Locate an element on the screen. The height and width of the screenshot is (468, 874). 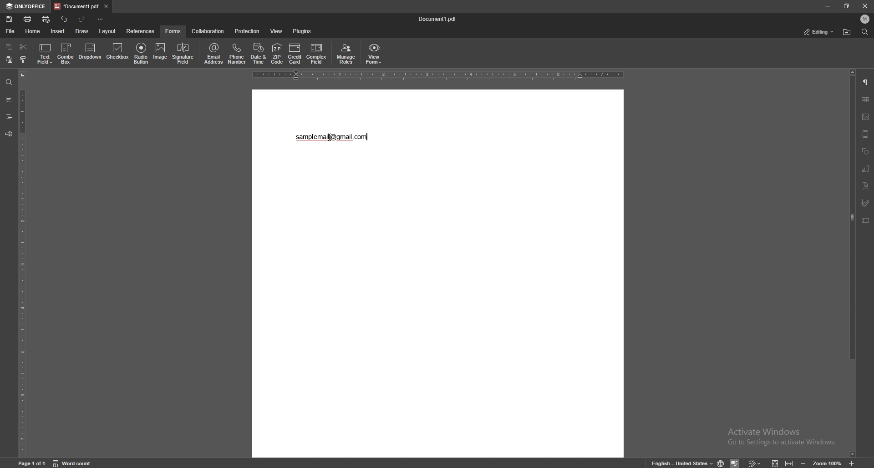
text field is located at coordinates (46, 53).